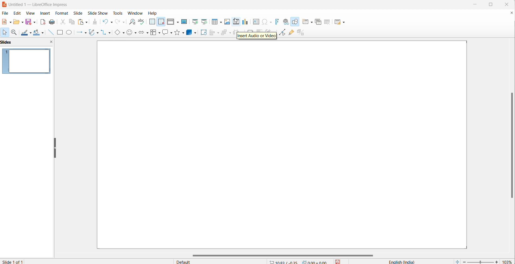 This screenshot has height=264, width=515. I want to click on open, so click(17, 22).